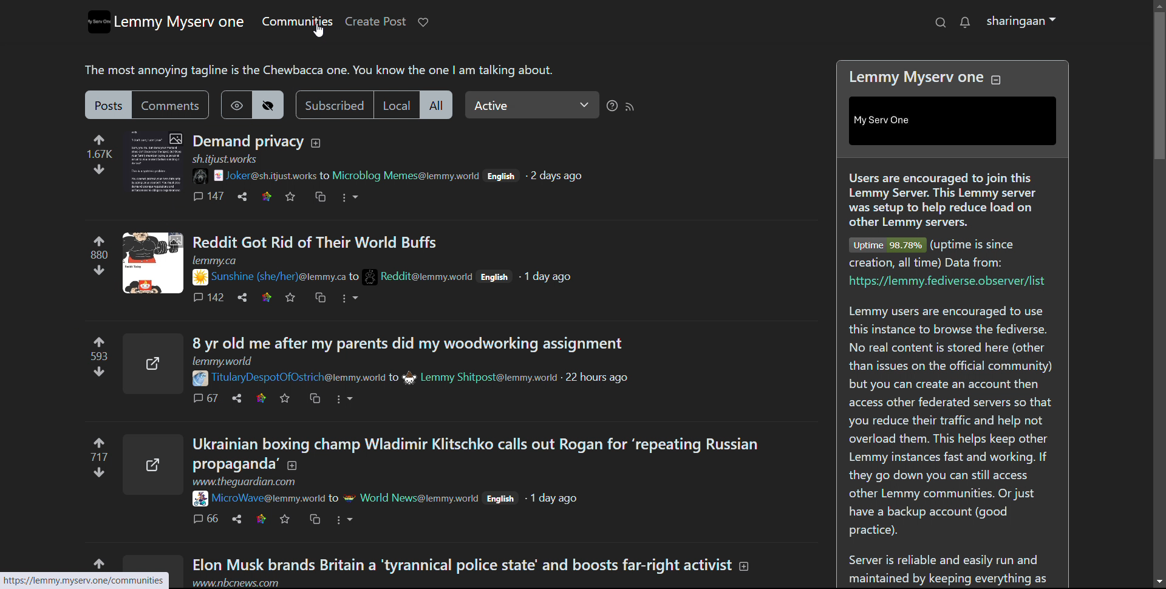 The height and width of the screenshot is (589, 1166). What do you see at coordinates (318, 31) in the screenshot?
I see `cursor` at bounding box center [318, 31].